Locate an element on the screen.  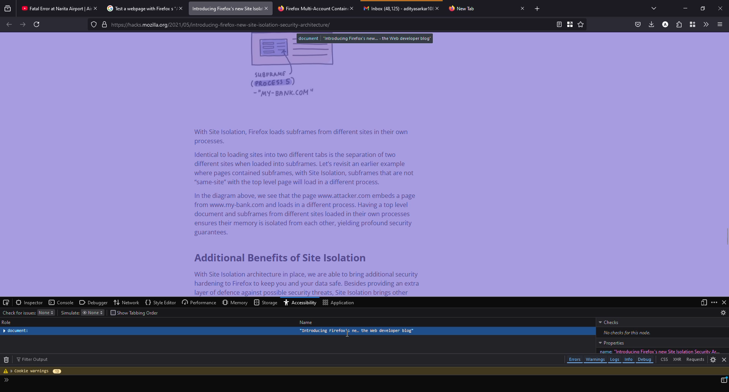
check is located at coordinates (609, 322).